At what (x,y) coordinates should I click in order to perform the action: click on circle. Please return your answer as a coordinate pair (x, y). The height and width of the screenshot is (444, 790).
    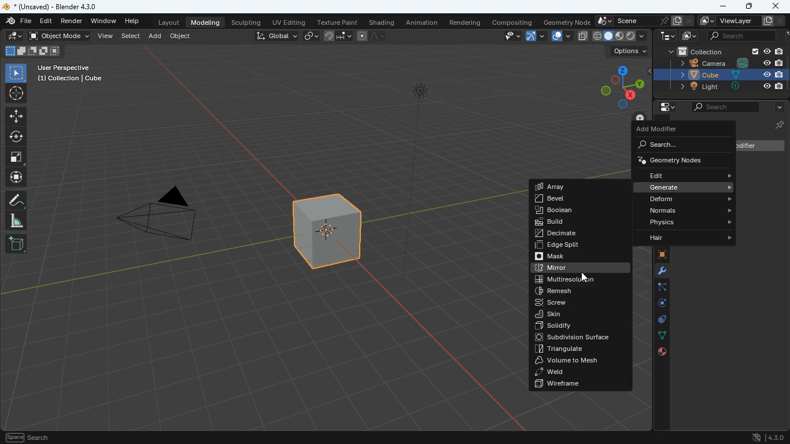
    Looking at the image, I should click on (17, 137).